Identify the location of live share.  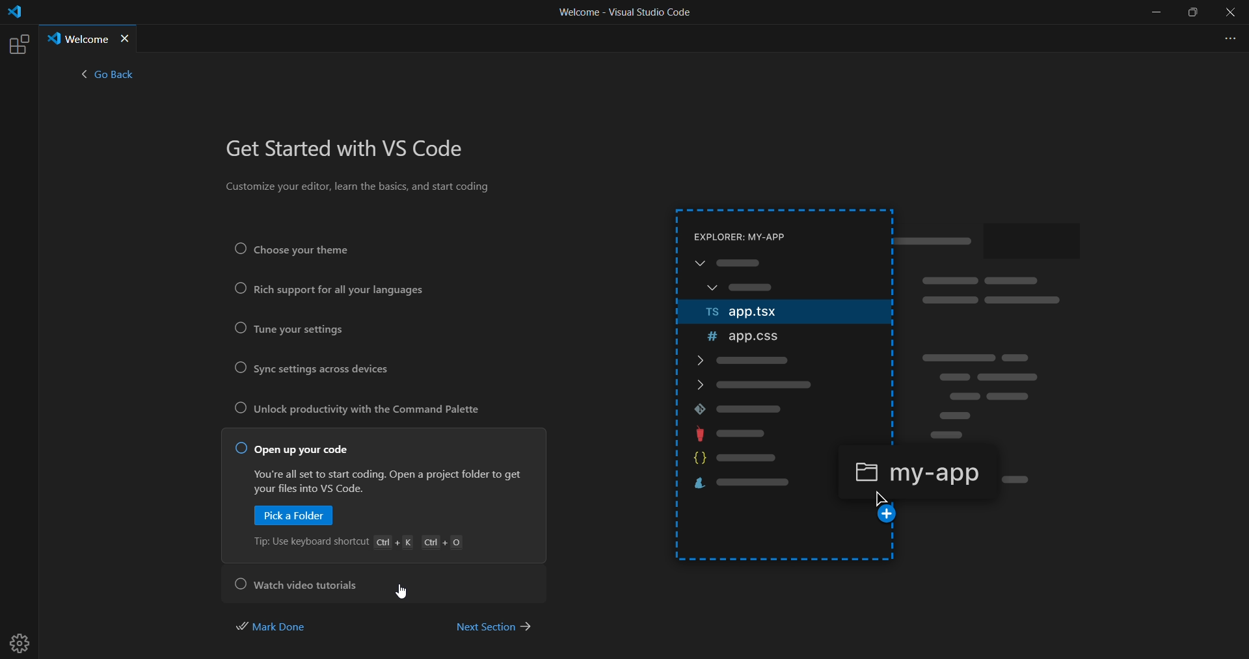
(753, 485).